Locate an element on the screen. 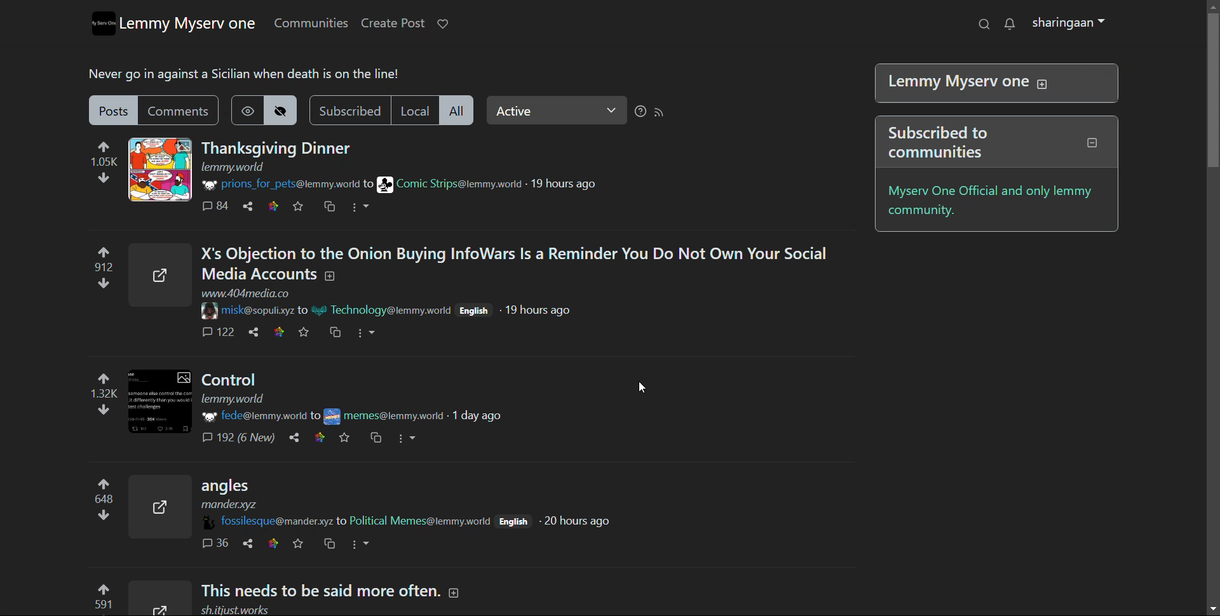  url is located at coordinates (235, 610).